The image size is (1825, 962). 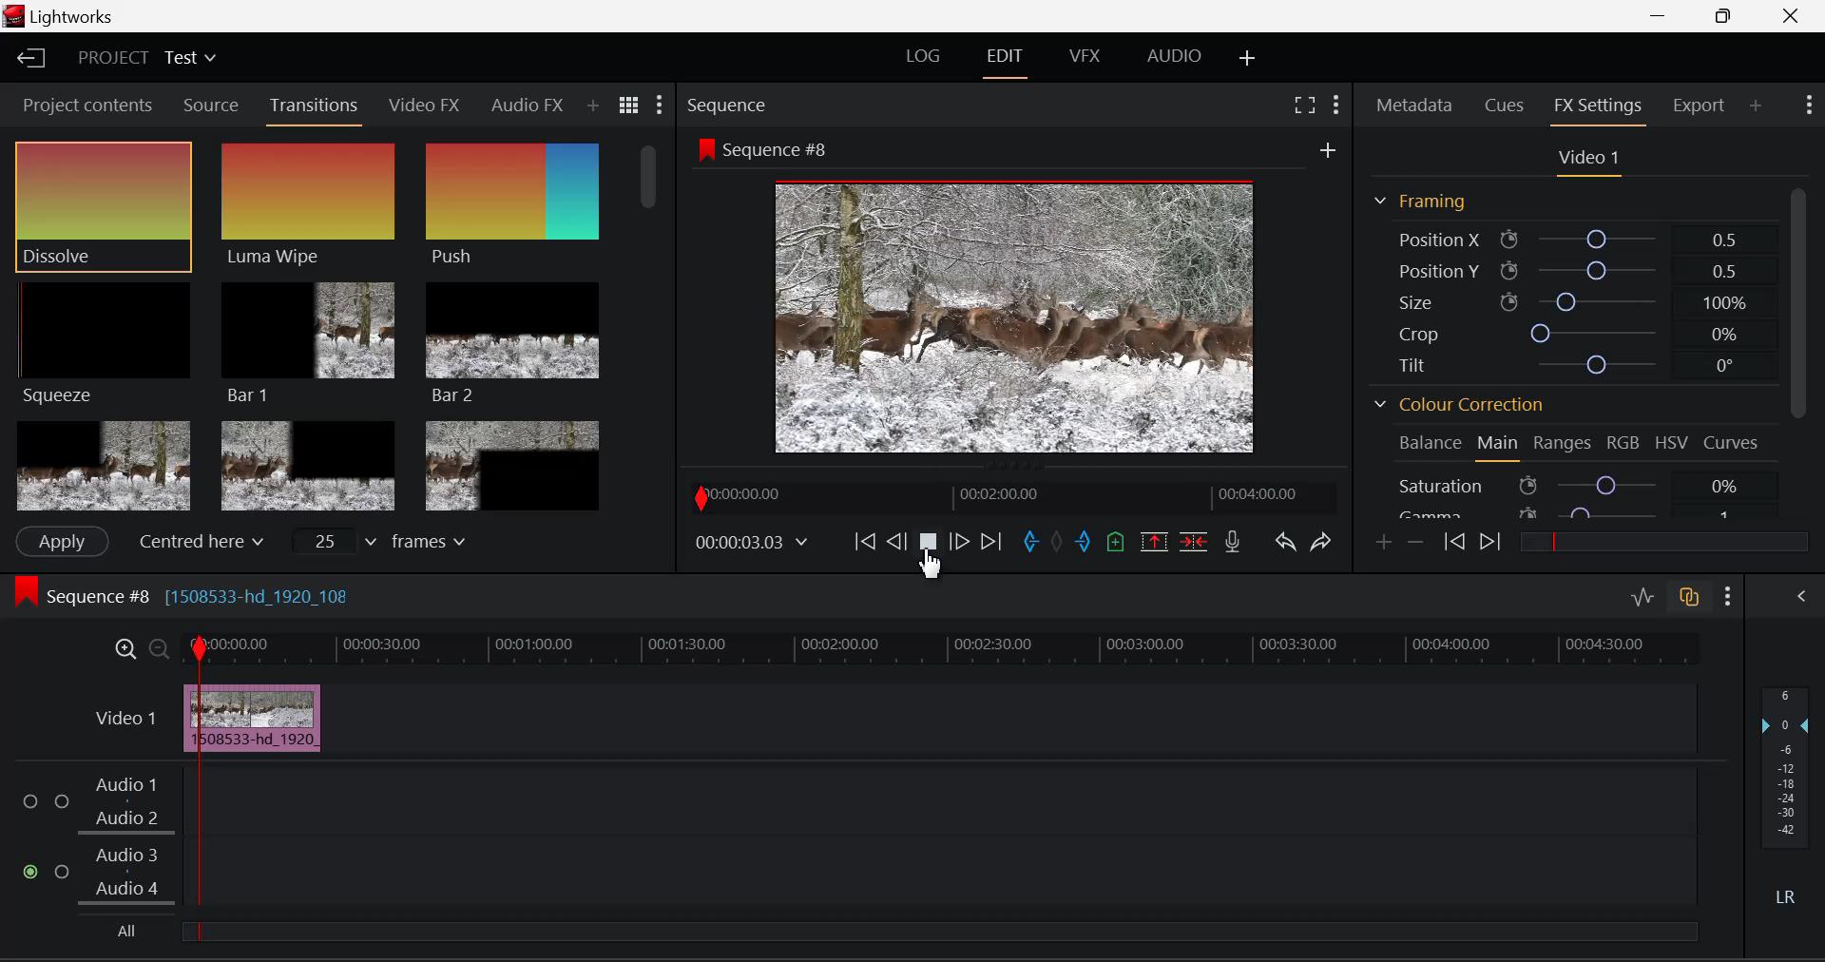 I want to click on Audio FX, so click(x=528, y=105).